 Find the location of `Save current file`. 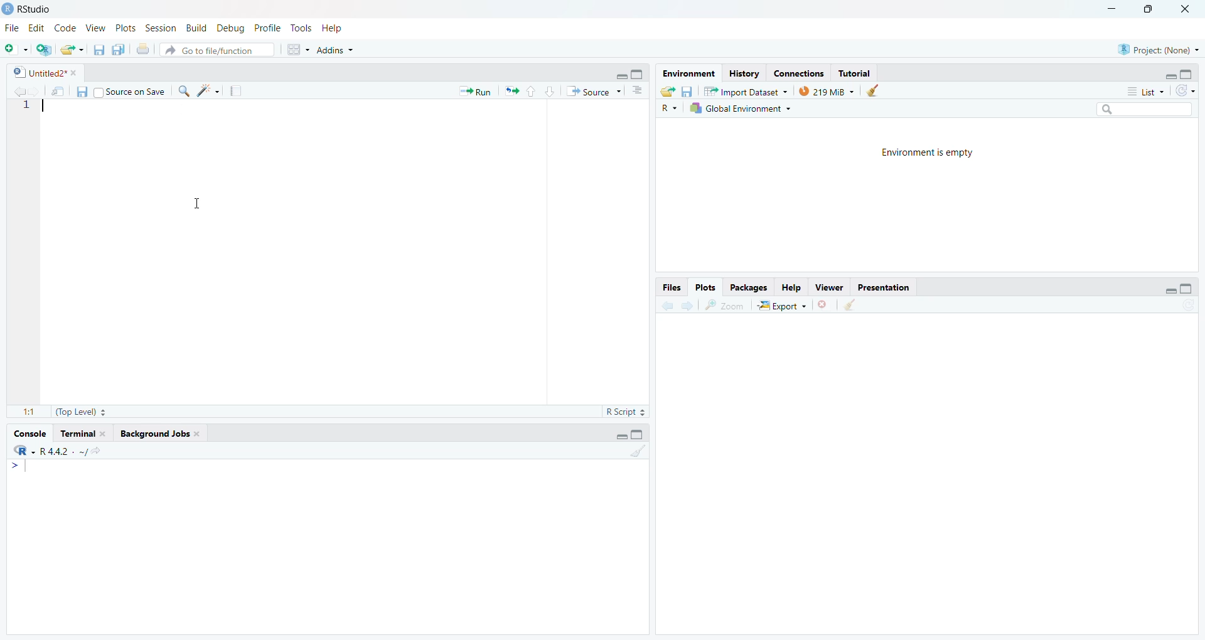

Save current file is located at coordinates (100, 50).